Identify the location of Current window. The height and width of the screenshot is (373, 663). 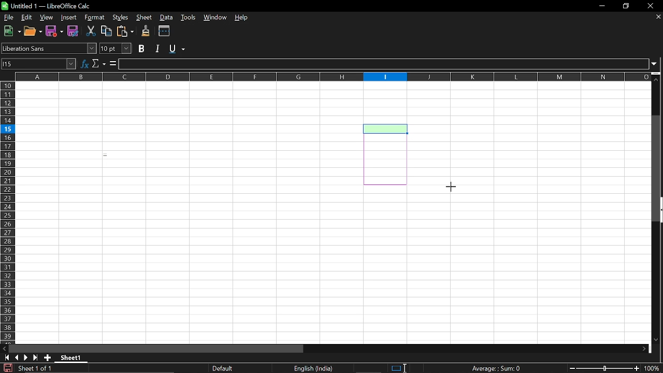
(51, 6).